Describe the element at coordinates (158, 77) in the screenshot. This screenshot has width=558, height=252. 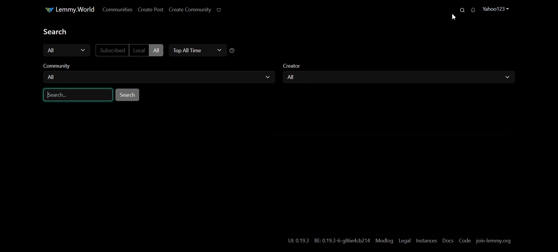
I see `All` at that location.